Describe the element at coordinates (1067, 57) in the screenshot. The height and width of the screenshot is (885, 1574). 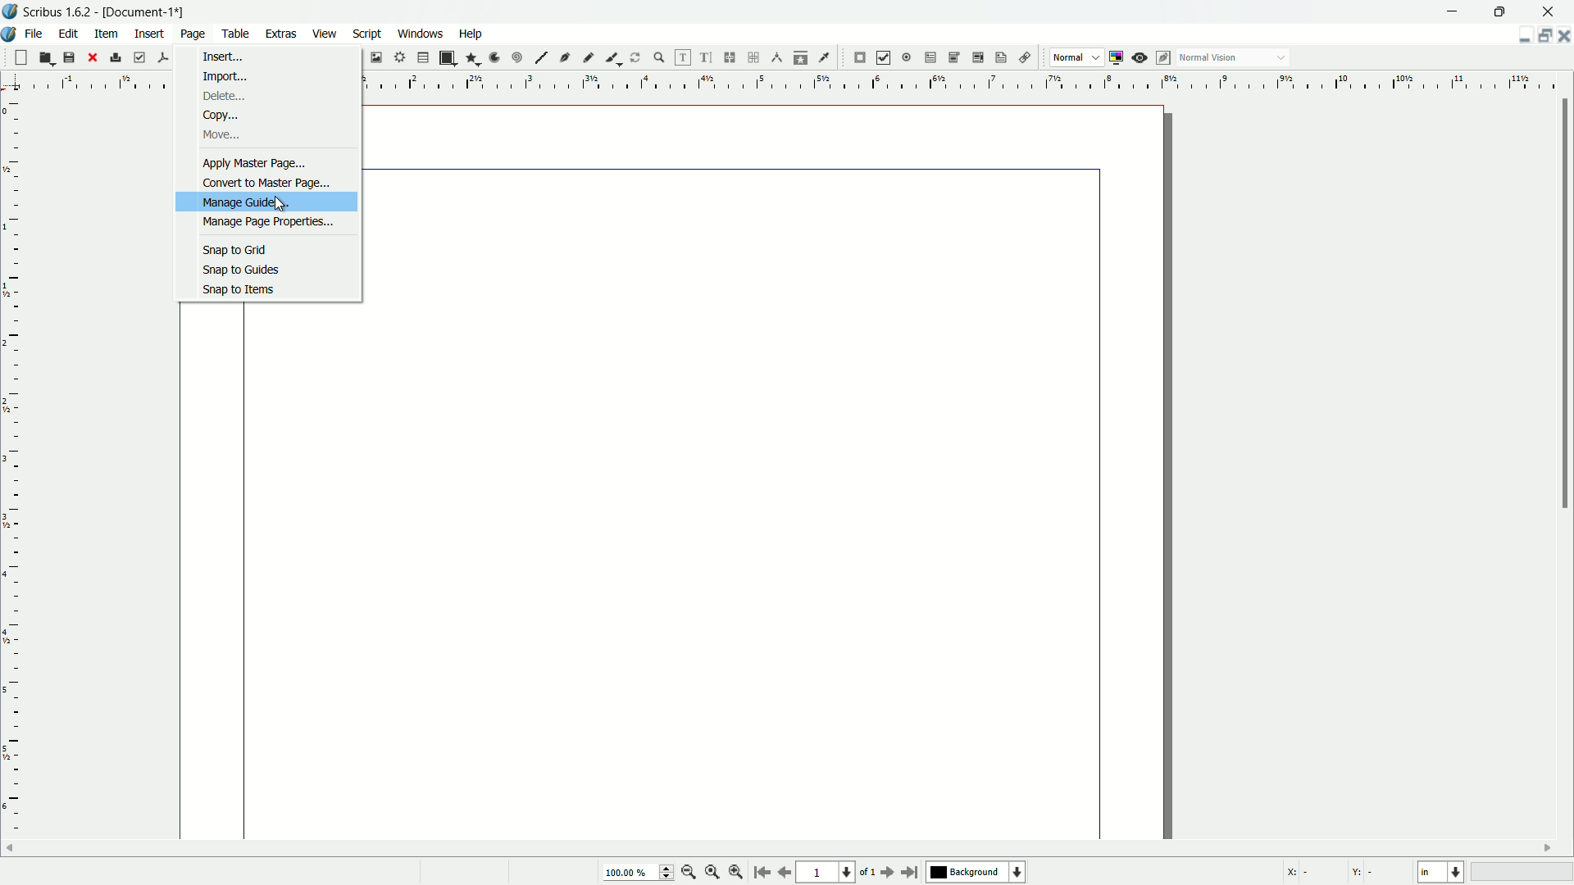
I see `normal` at that location.